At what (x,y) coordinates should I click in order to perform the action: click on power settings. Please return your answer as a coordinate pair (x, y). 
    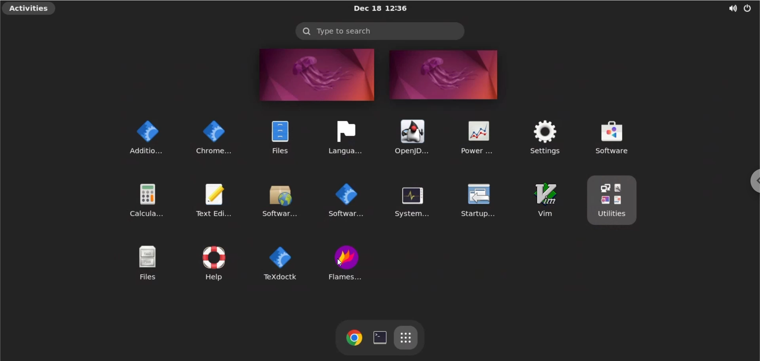
    Looking at the image, I should click on (476, 136).